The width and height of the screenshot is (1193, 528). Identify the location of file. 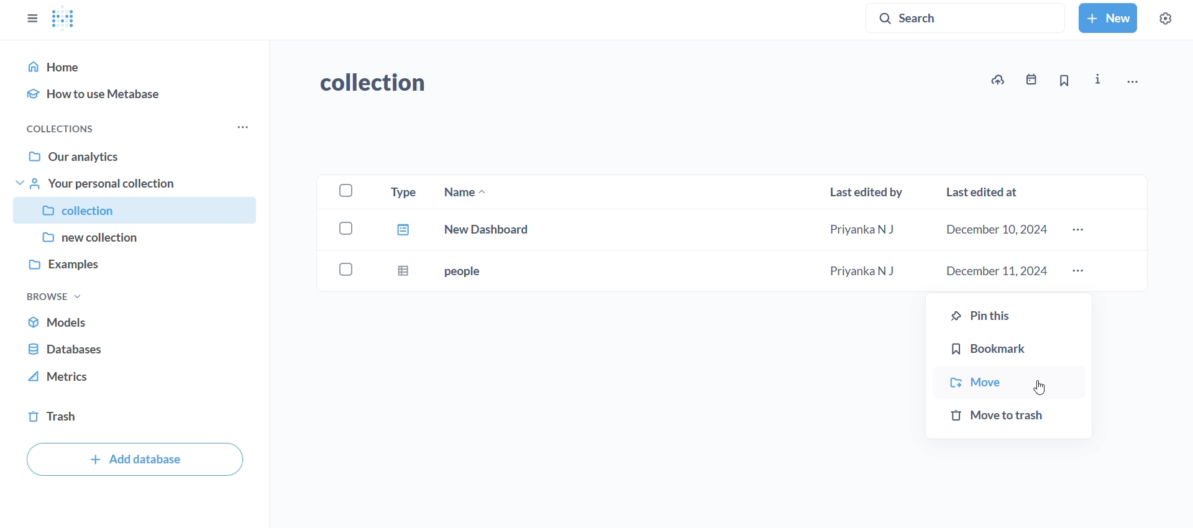
(401, 231).